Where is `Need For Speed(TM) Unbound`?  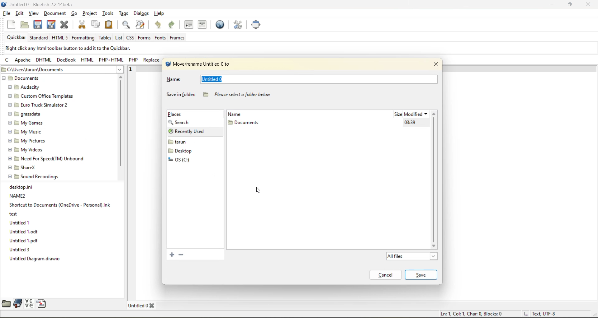 Need For Speed(TM) Unbound is located at coordinates (47, 159).